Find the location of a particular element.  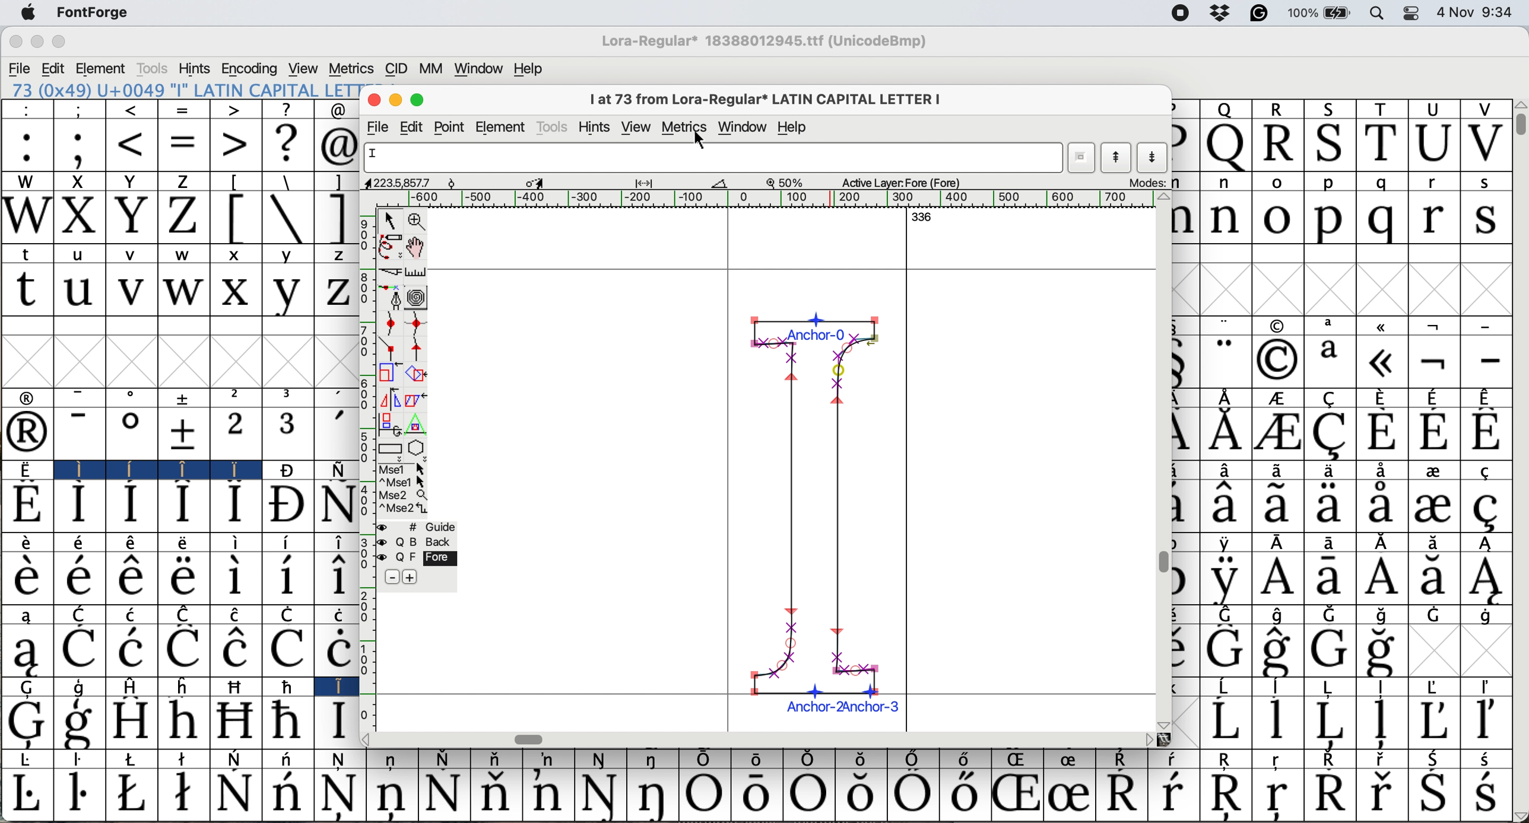

Symbol is located at coordinates (26, 470).